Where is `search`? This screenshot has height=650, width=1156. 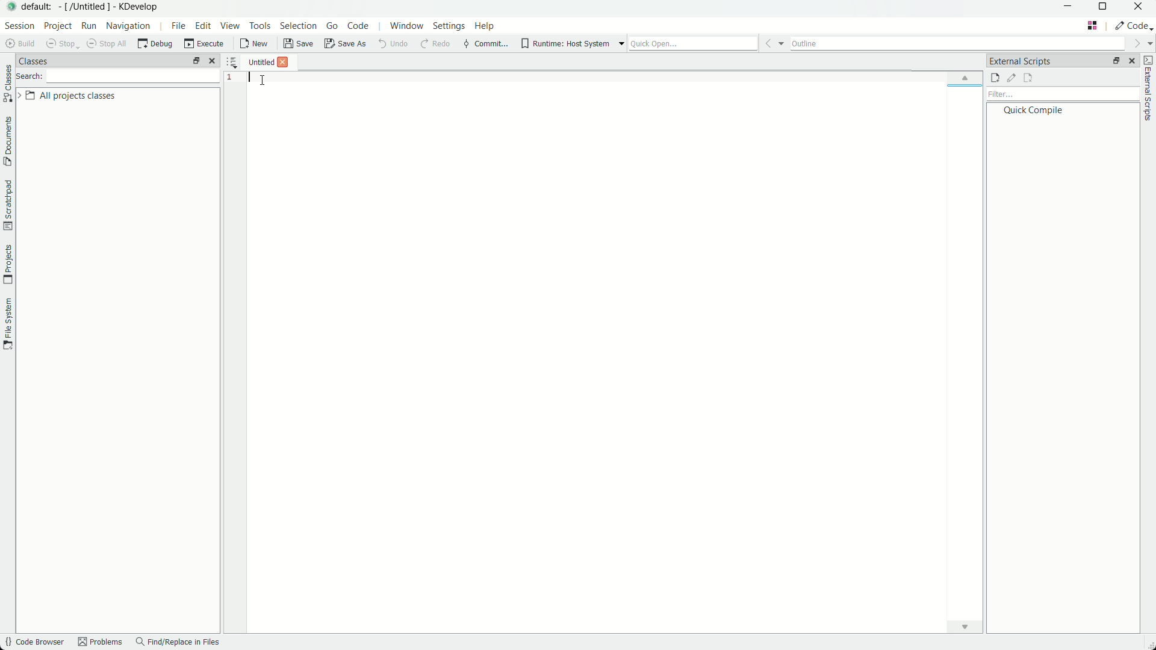
search is located at coordinates (30, 78).